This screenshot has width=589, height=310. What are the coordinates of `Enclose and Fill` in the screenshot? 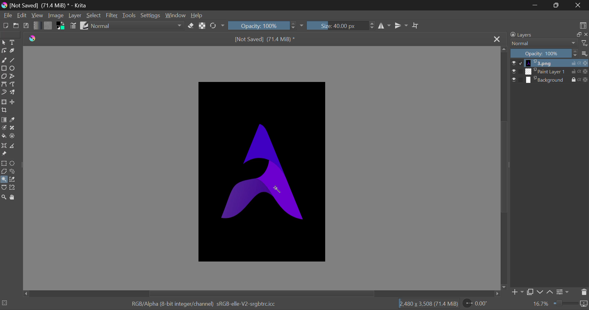 It's located at (14, 137).